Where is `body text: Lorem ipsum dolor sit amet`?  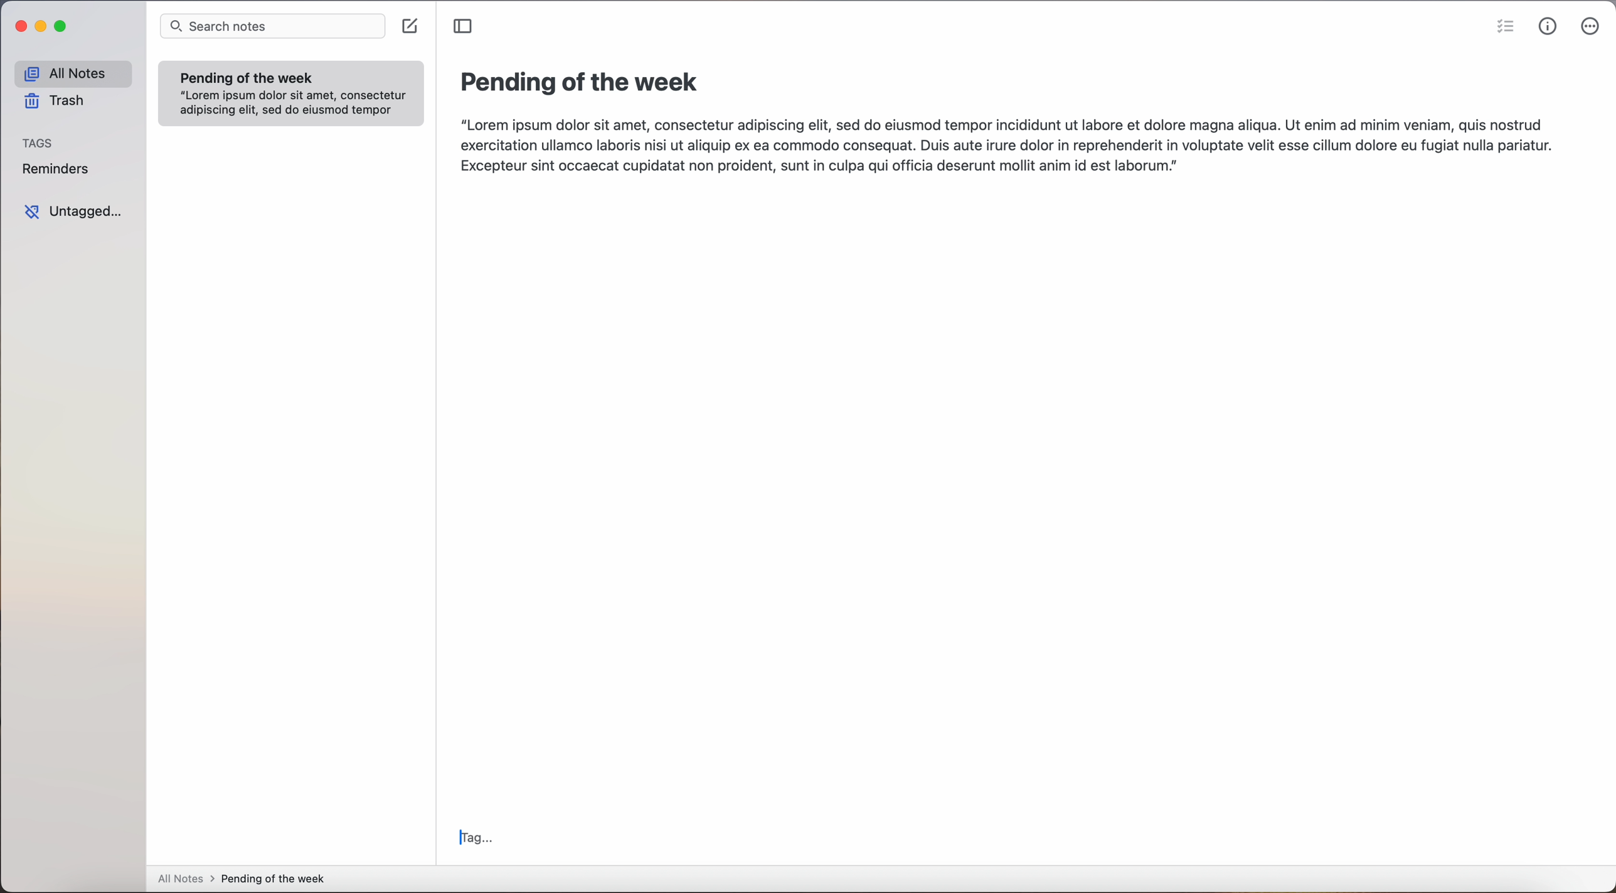
body text: Lorem ipsum dolor sit amet is located at coordinates (1004, 145).